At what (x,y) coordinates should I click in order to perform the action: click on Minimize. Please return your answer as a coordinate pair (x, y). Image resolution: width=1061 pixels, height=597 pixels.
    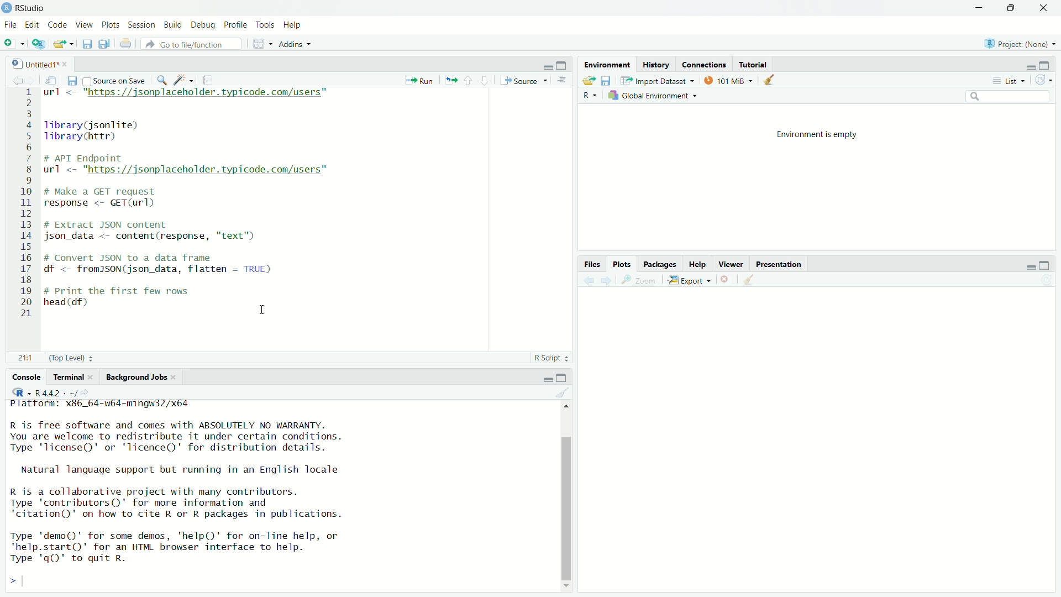
    Looking at the image, I should click on (546, 379).